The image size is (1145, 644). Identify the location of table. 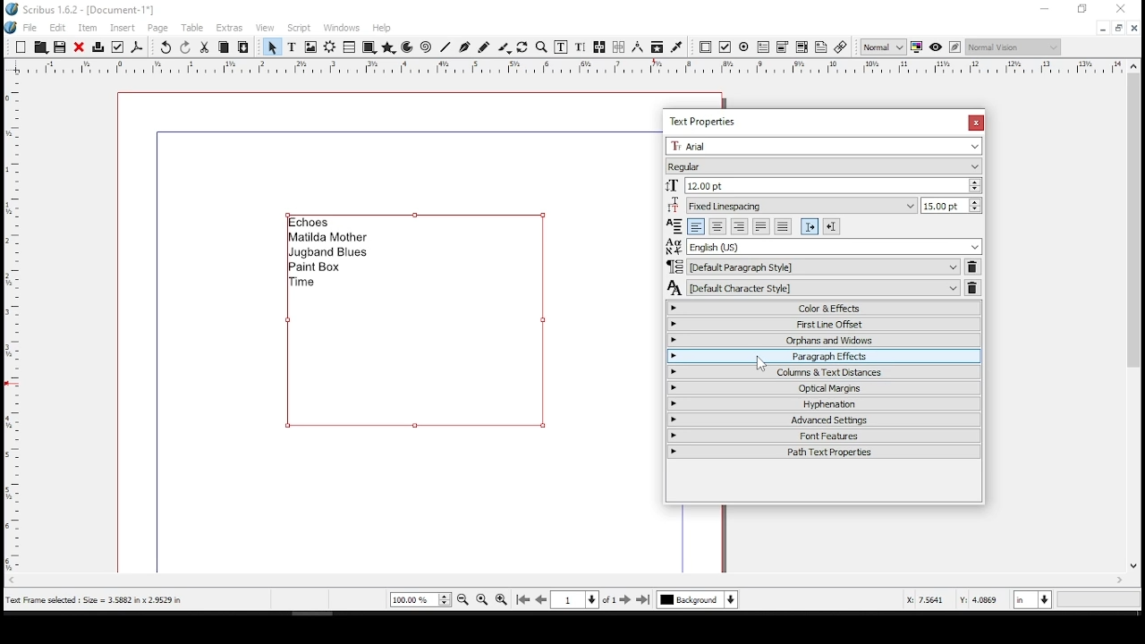
(349, 47).